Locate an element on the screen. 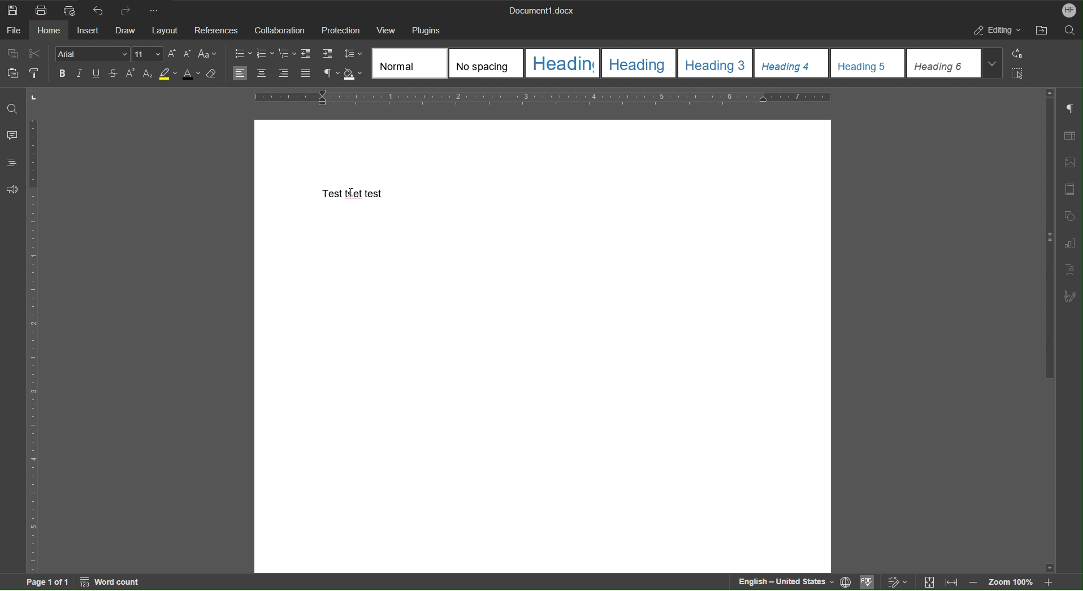  Non-Printing Characters is located at coordinates (1071, 110).